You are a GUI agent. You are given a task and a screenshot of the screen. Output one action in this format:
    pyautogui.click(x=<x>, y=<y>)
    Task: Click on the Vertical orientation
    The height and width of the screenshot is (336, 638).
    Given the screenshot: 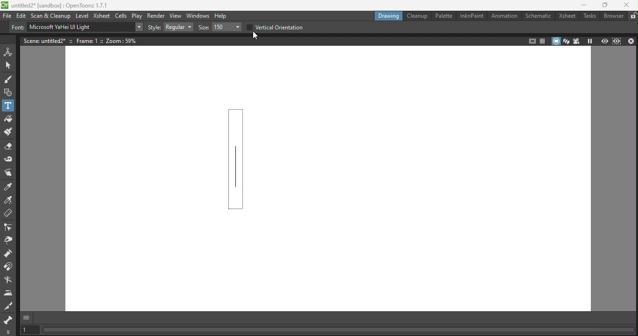 What is the action you would take?
    pyautogui.click(x=274, y=27)
    